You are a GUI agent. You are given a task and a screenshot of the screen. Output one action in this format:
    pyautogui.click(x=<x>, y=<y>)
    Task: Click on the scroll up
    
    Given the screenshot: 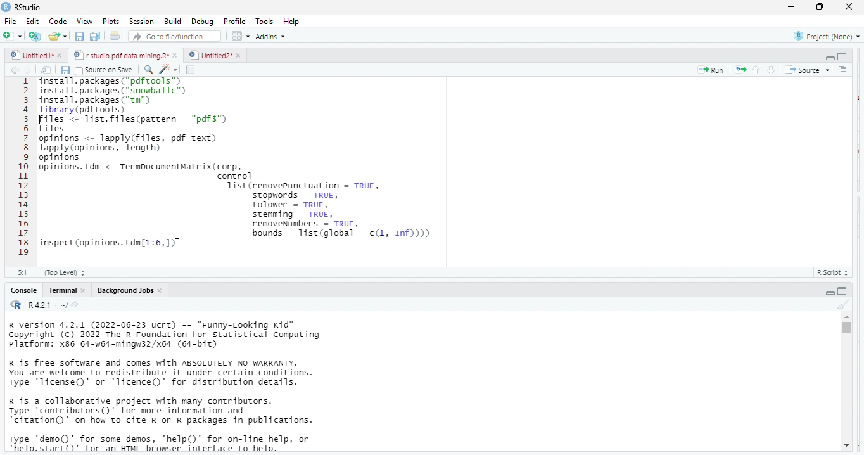 What is the action you would take?
    pyautogui.click(x=846, y=317)
    